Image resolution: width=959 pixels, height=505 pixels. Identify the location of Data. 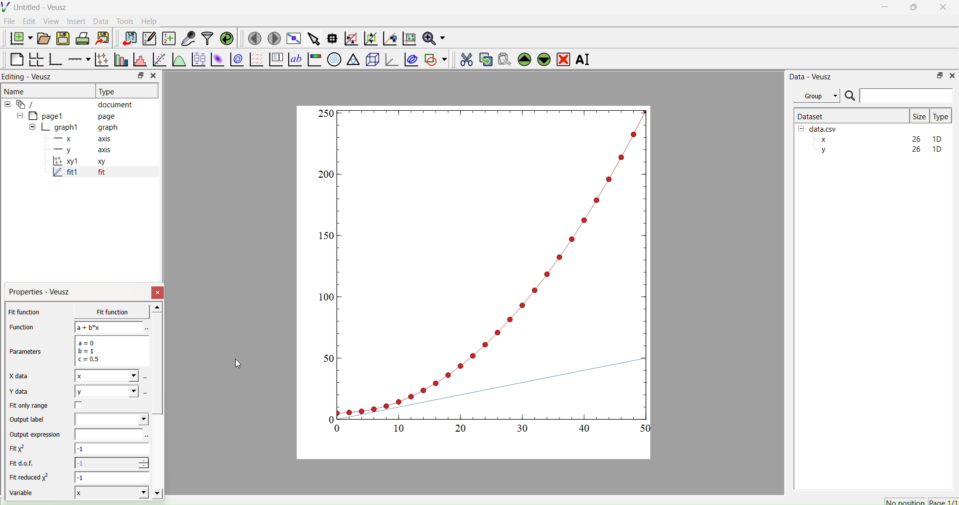
(100, 21).